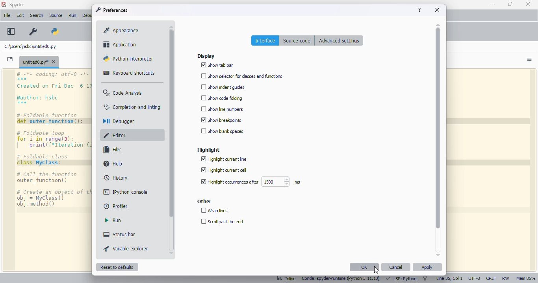 The image size is (538, 283). What do you see at coordinates (37, 15) in the screenshot?
I see `search` at bounding box center [37, 15].